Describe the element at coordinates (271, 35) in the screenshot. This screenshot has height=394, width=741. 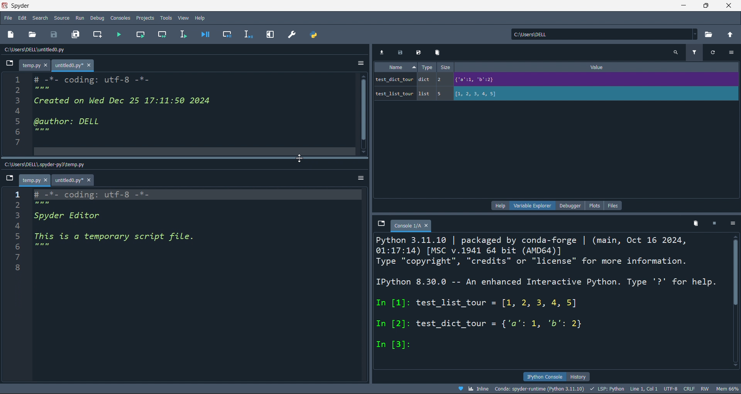
I see `expand pane` at that location.